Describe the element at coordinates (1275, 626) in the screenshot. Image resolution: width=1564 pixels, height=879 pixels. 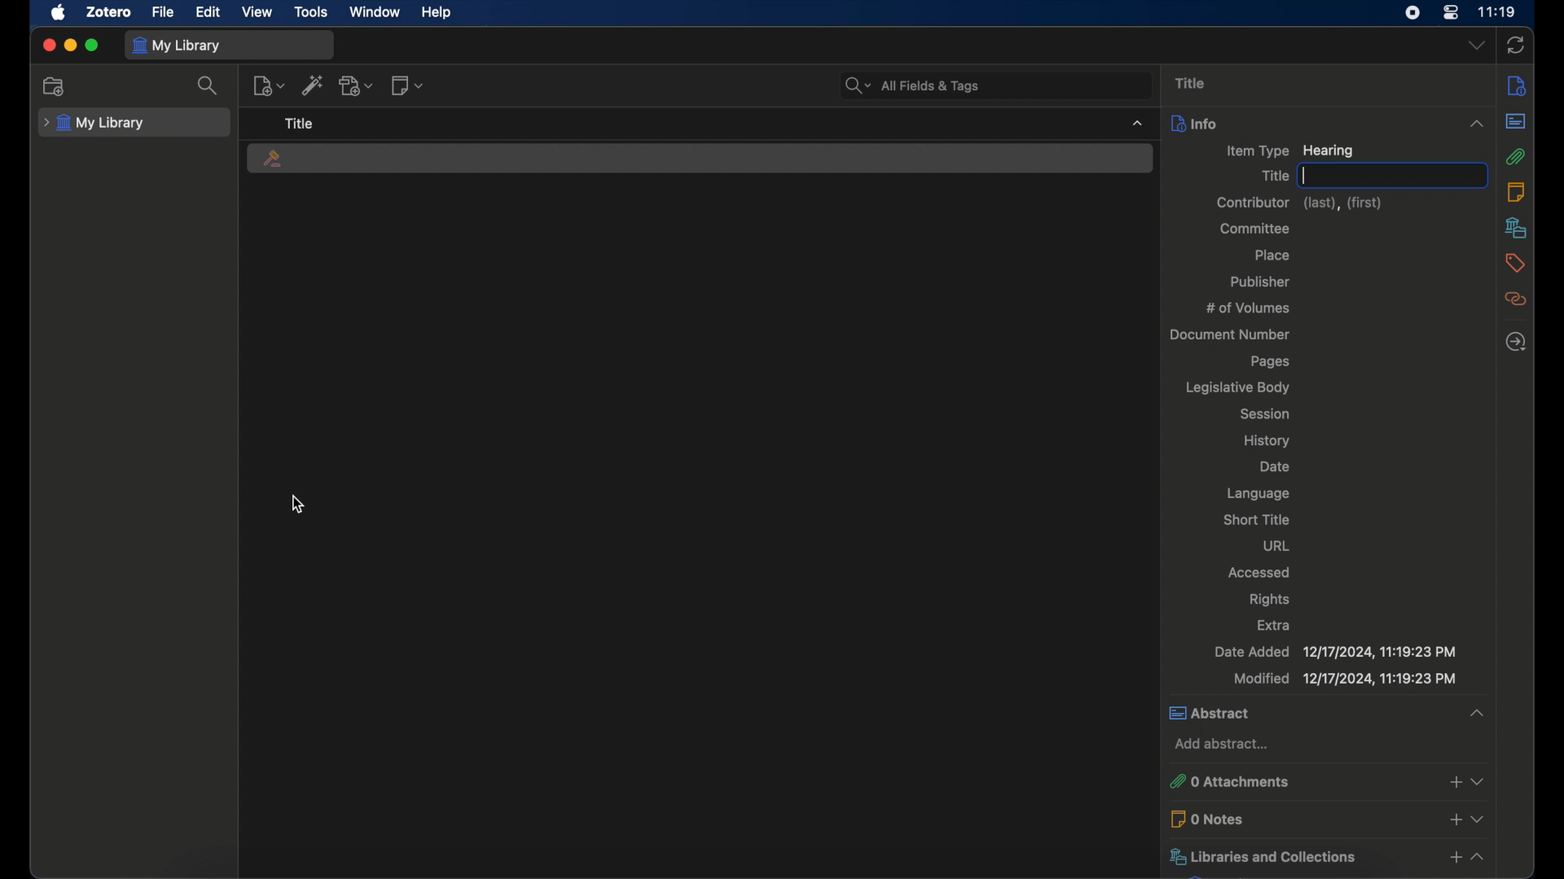
I see `extra` at that location.